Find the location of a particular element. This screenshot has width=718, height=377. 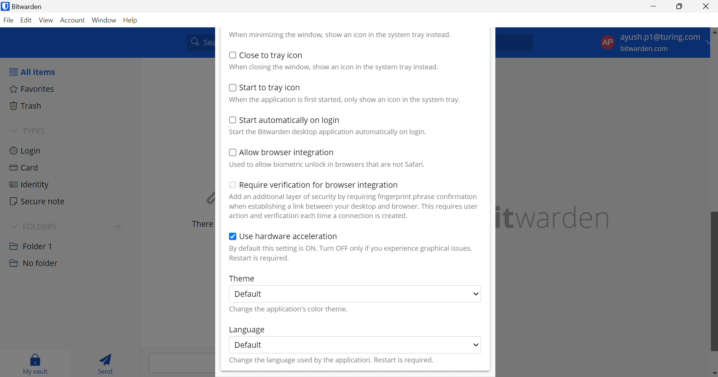

Bitwarden is located at coordinates (30, 6).